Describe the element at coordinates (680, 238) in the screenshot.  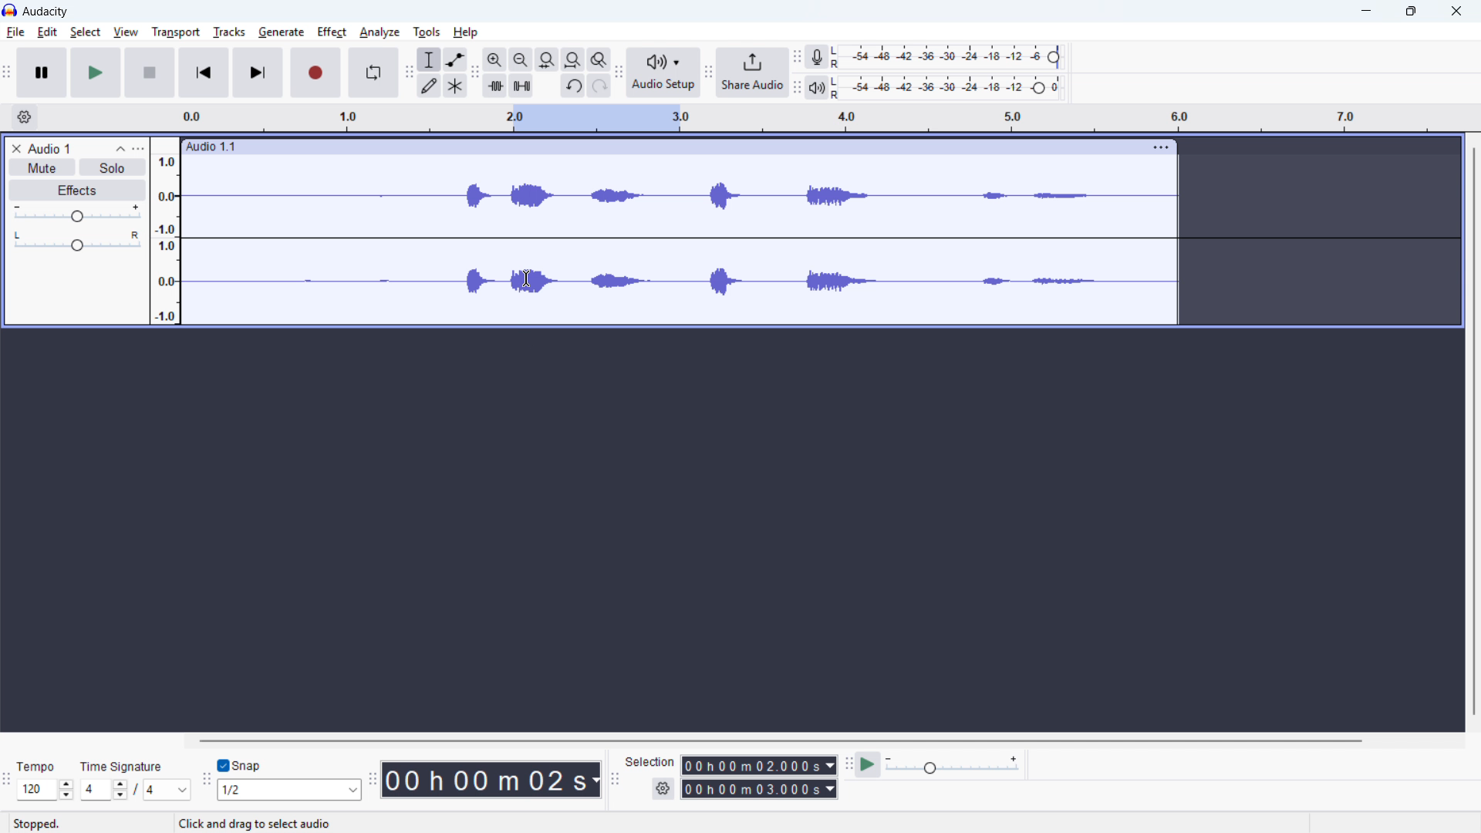
I see `Track waveform` at that location.